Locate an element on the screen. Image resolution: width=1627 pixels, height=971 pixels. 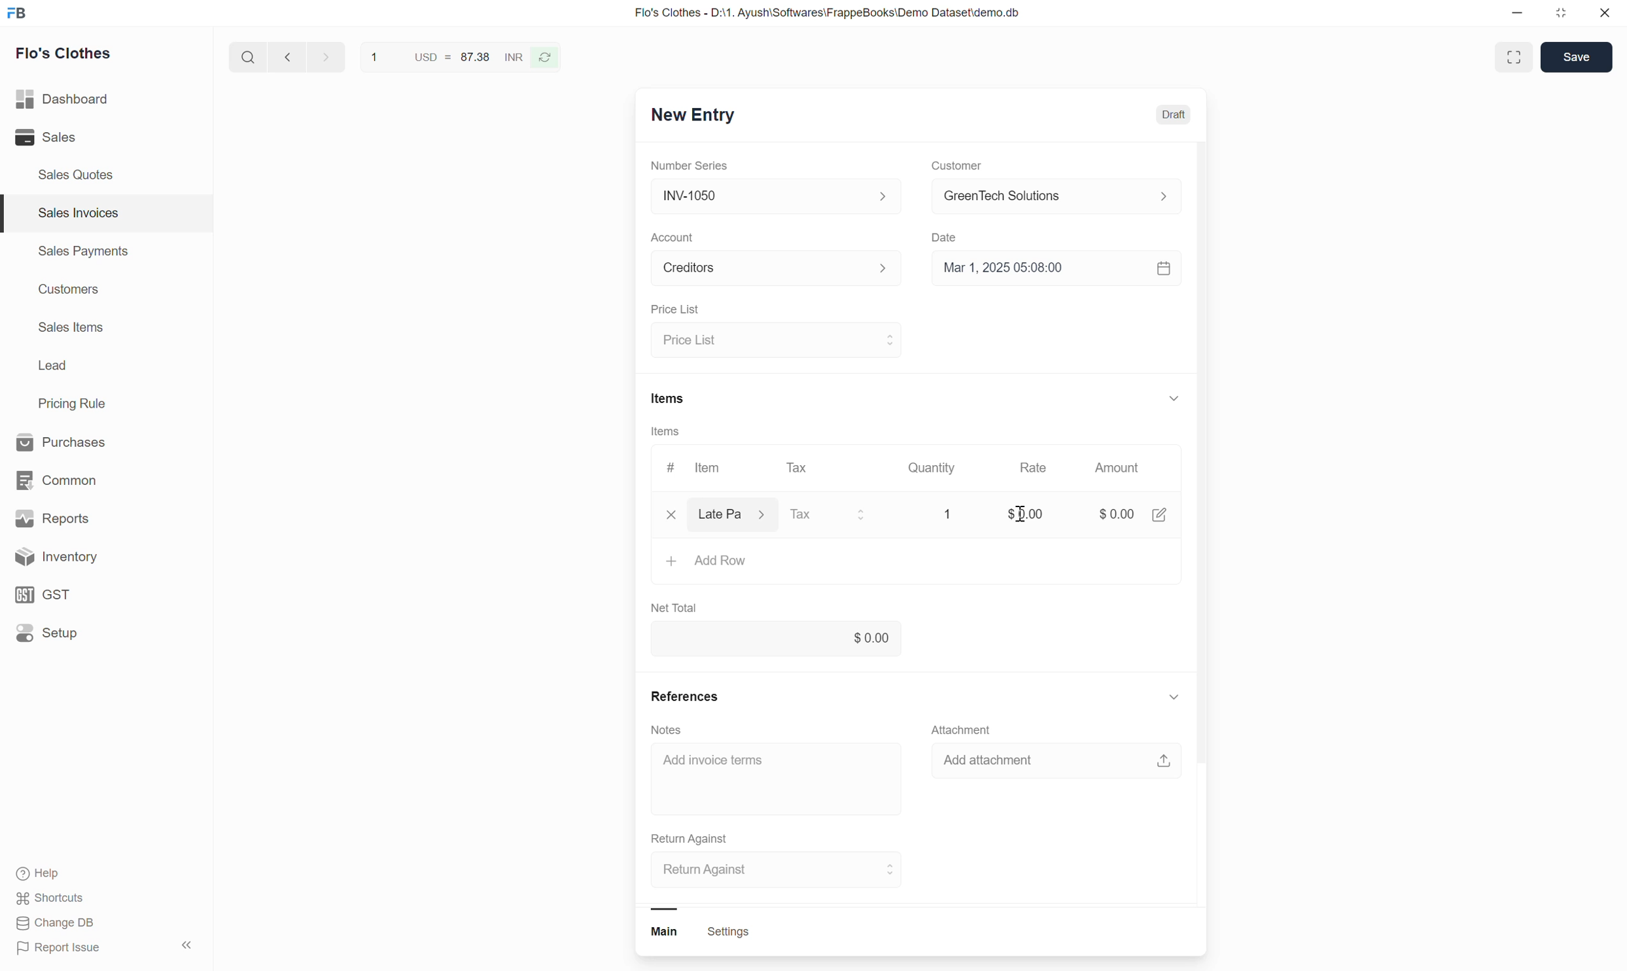
New Entry is located at coordinates (703, 116).